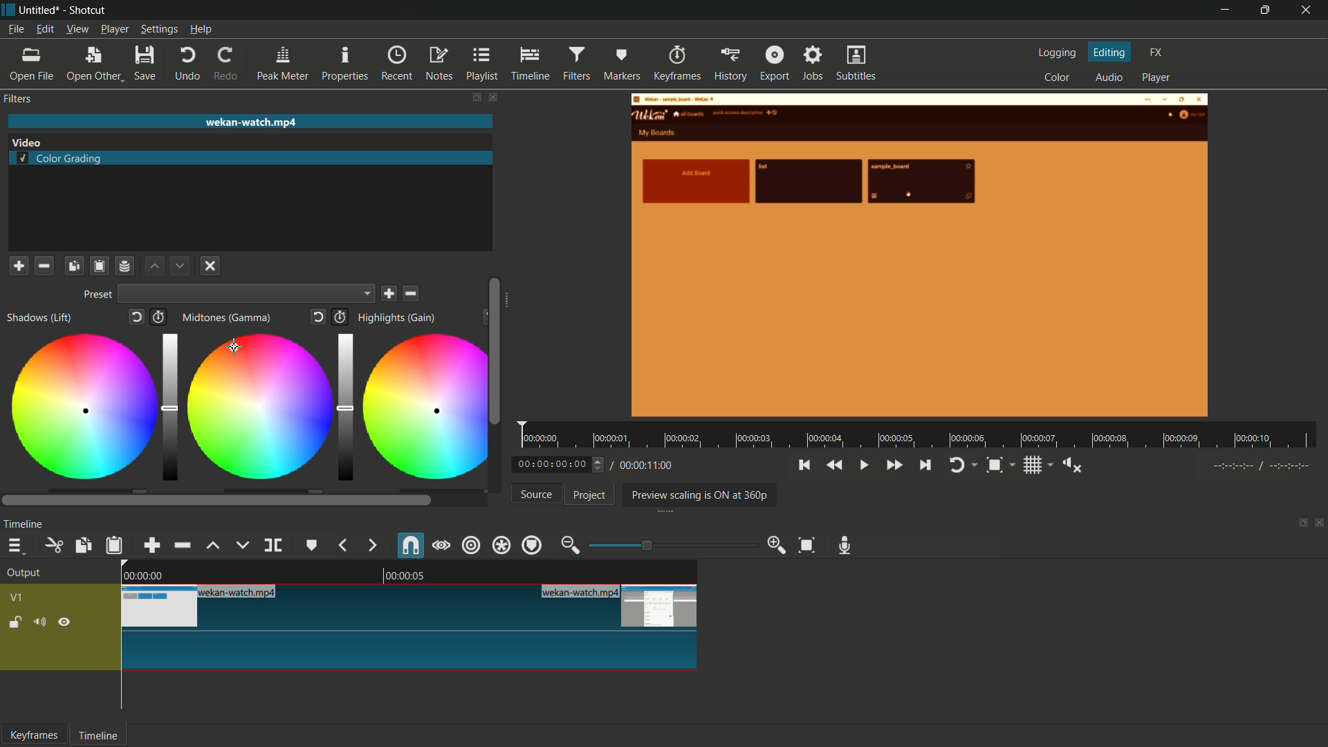 This screenshot has width=1328, height=747. What do you see at coordinates (1055, 53) in the screenshot?
I see `logging` at bounding box center [1055, 53].